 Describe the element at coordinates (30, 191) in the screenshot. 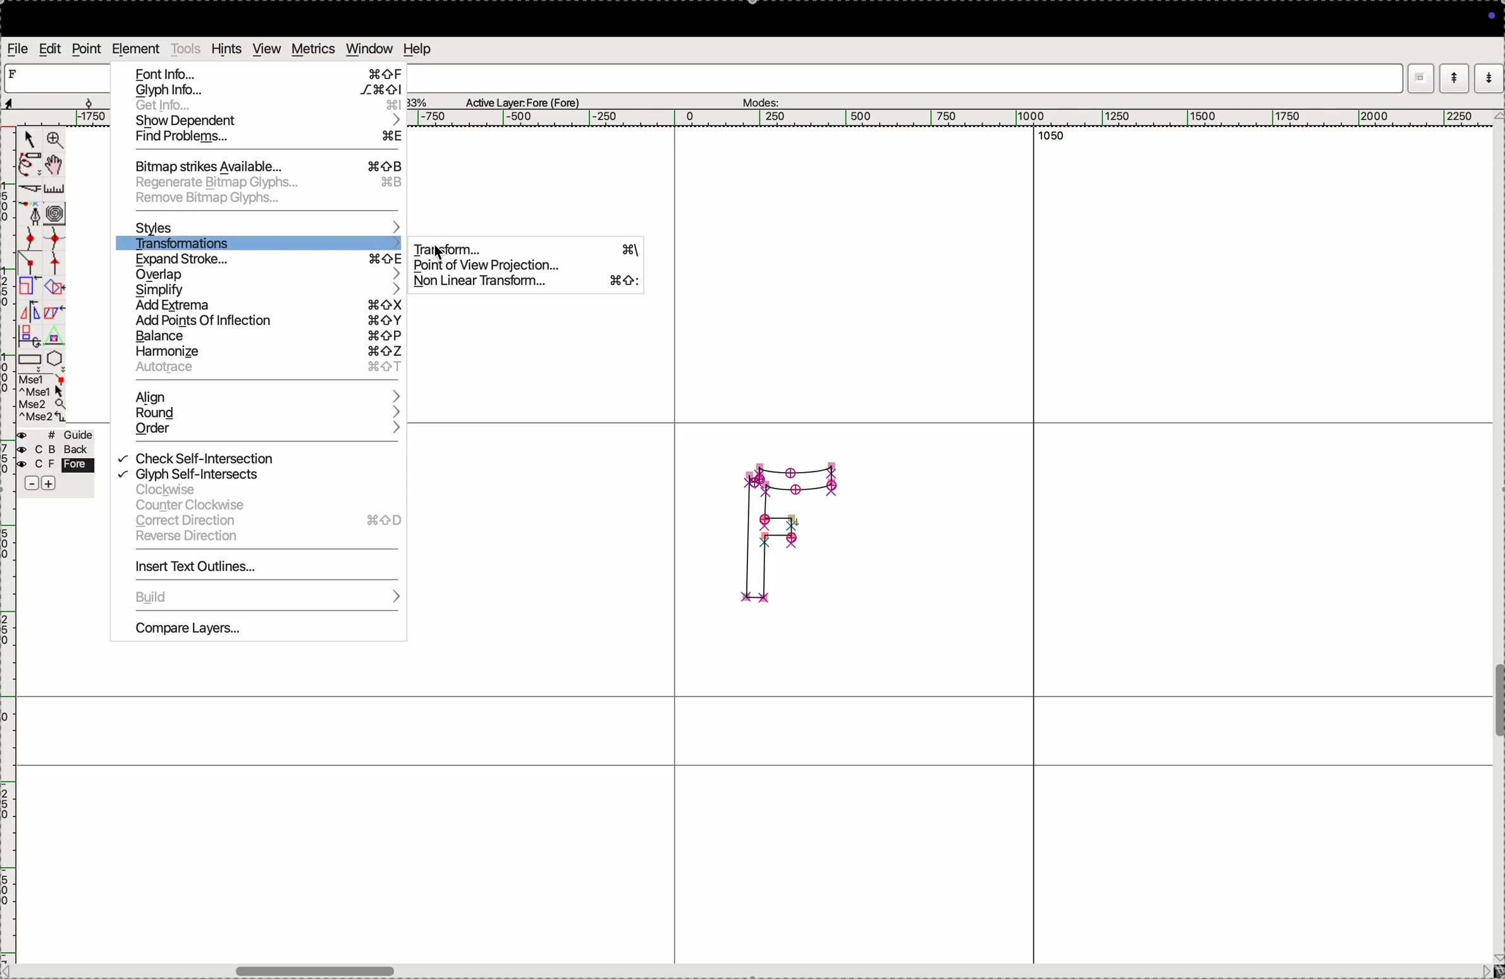

I see `cut` at that location.